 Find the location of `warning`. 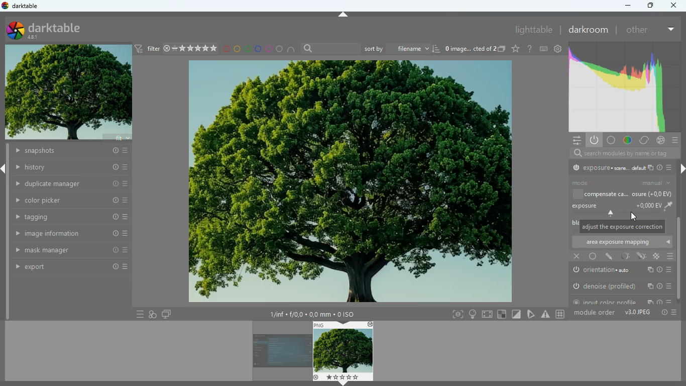

warning is located at coordinates (545, 313).